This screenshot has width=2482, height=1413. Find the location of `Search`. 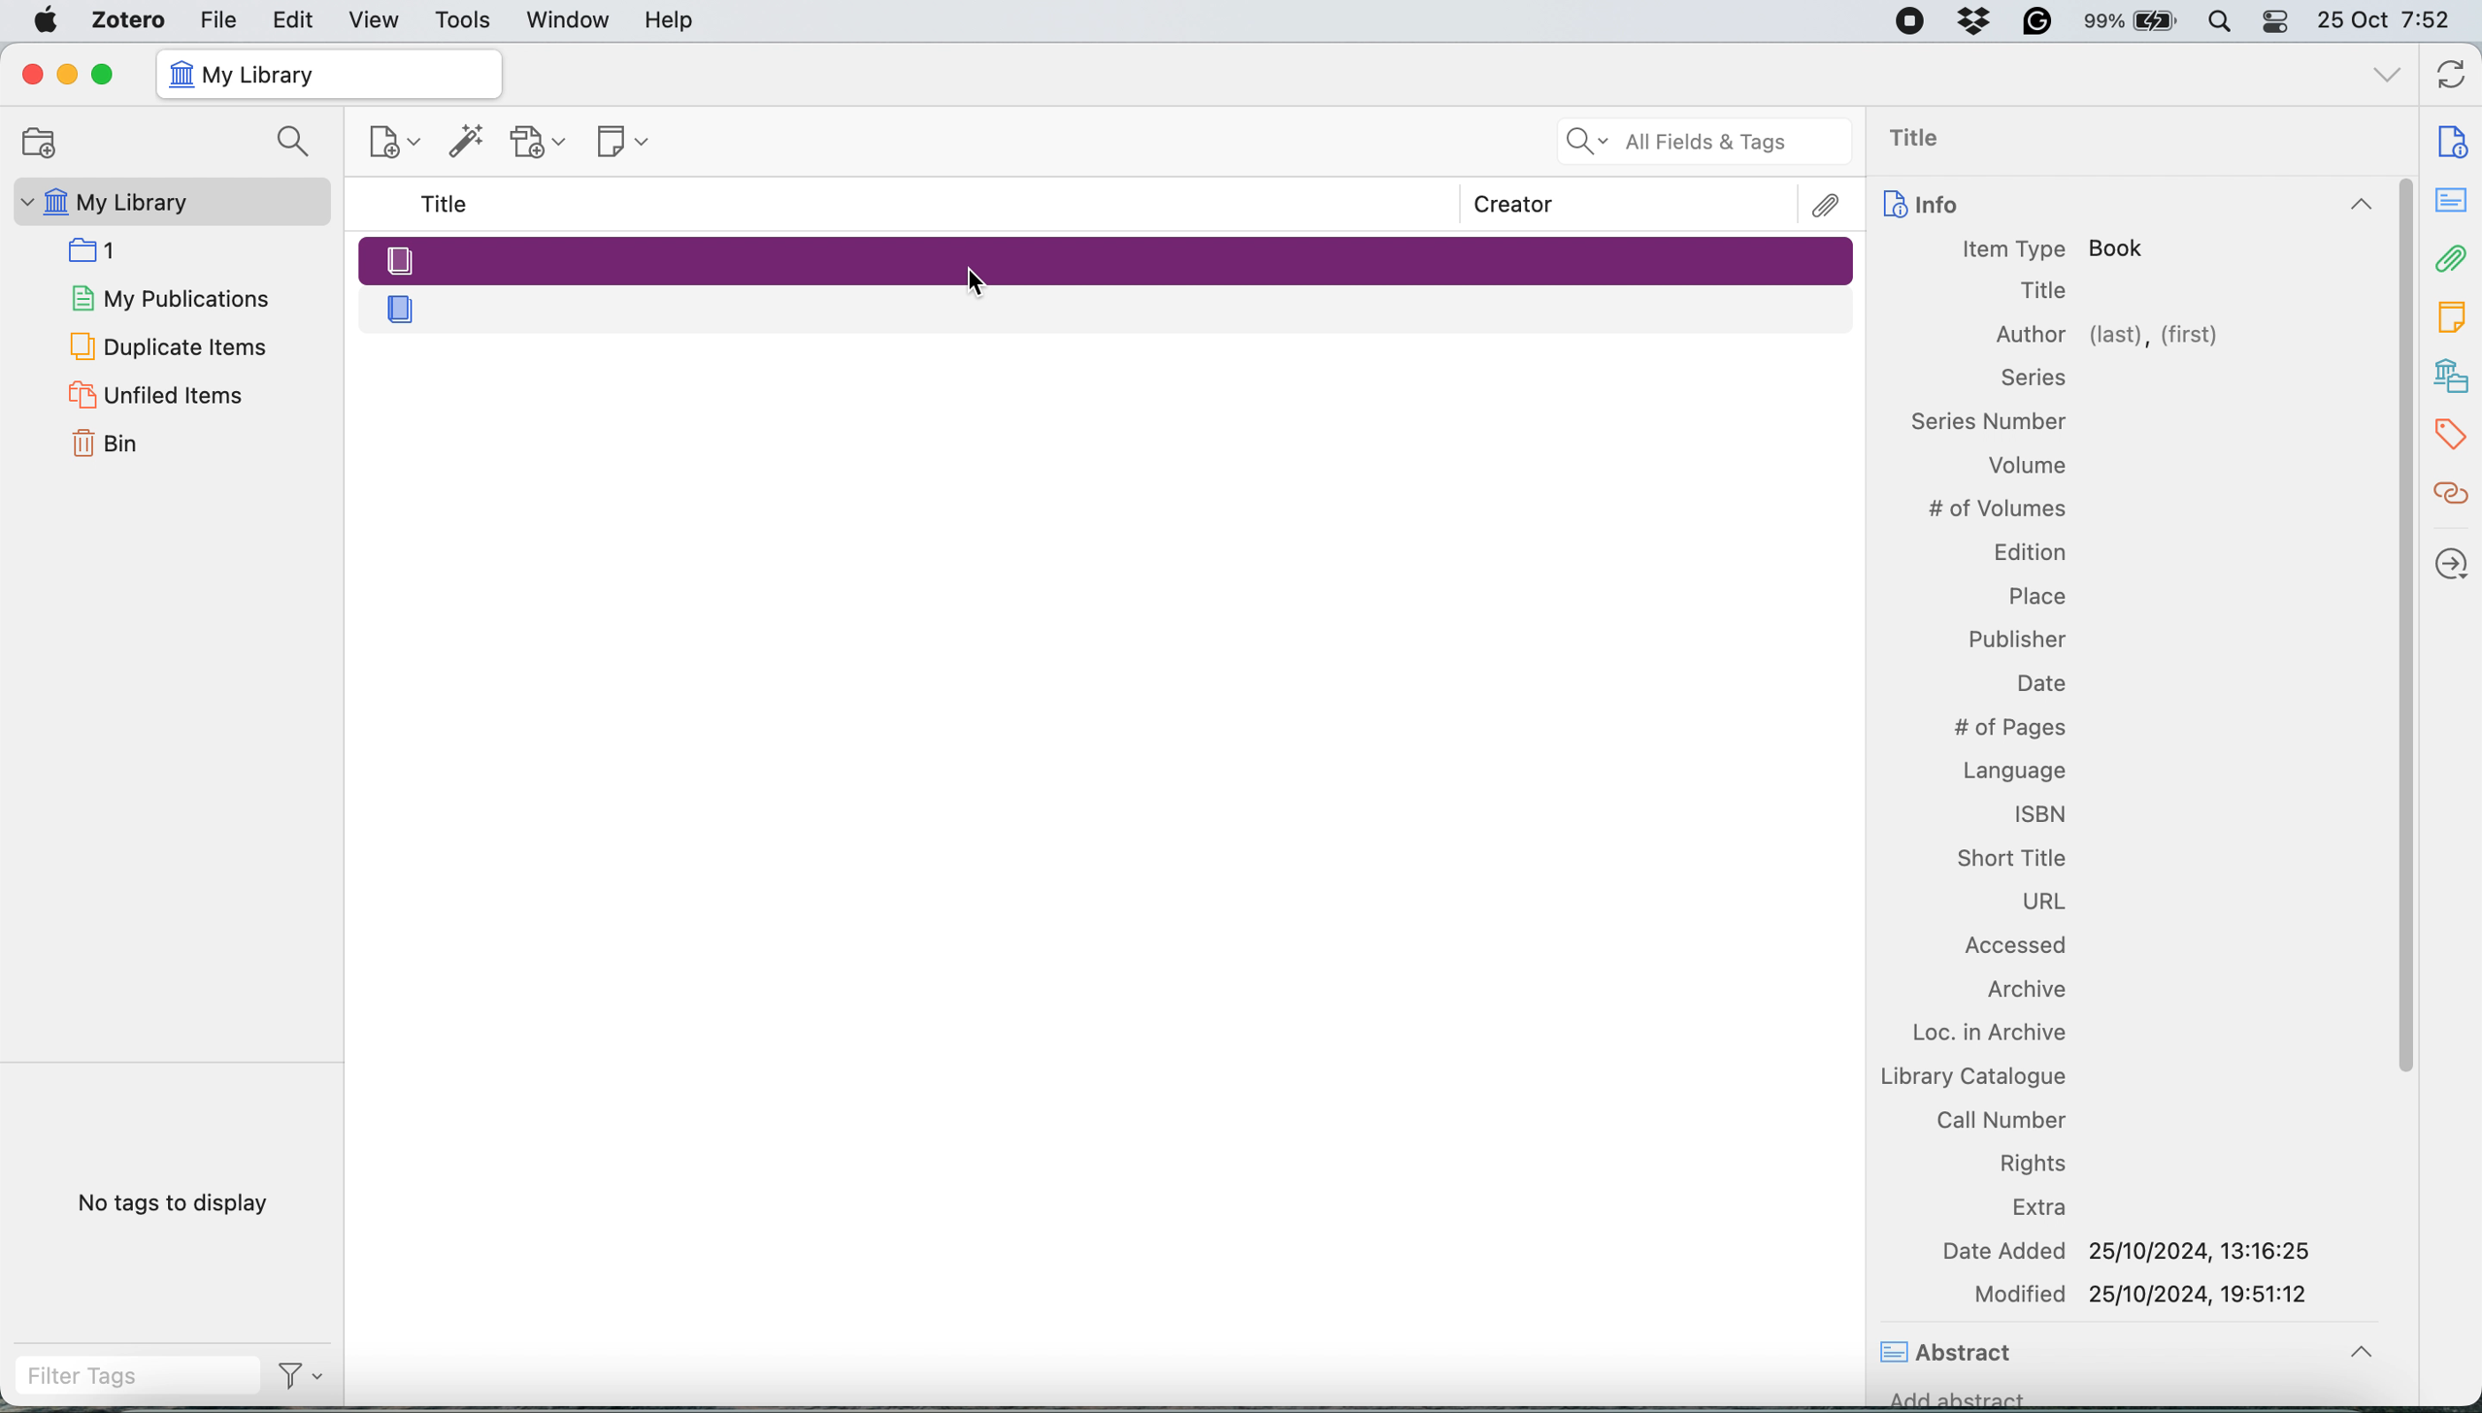

Search is located at coordinates (298, 144).